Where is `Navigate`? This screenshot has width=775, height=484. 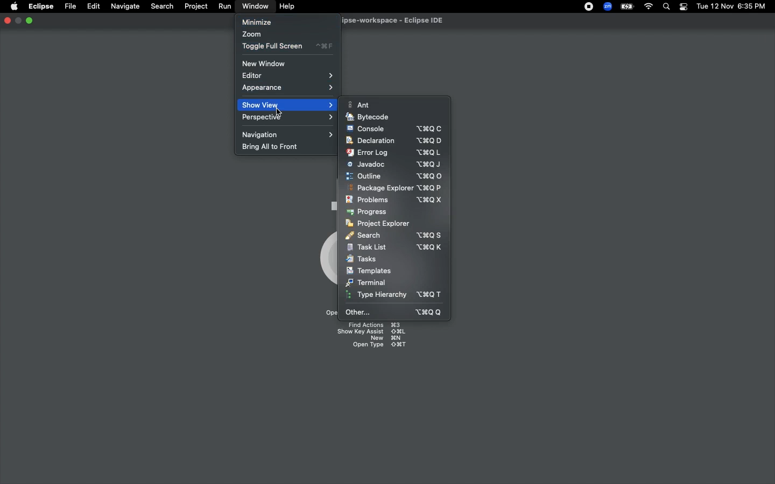
Navigate is located at coordinates (126, 6).